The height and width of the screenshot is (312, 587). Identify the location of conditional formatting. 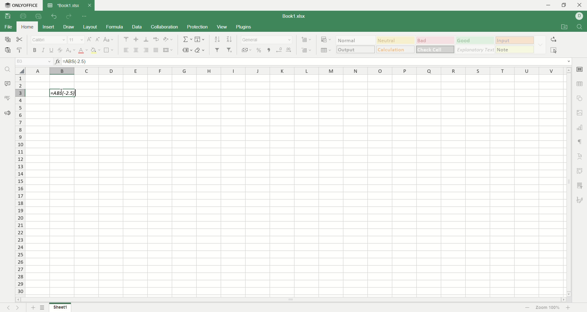
(327, 40).